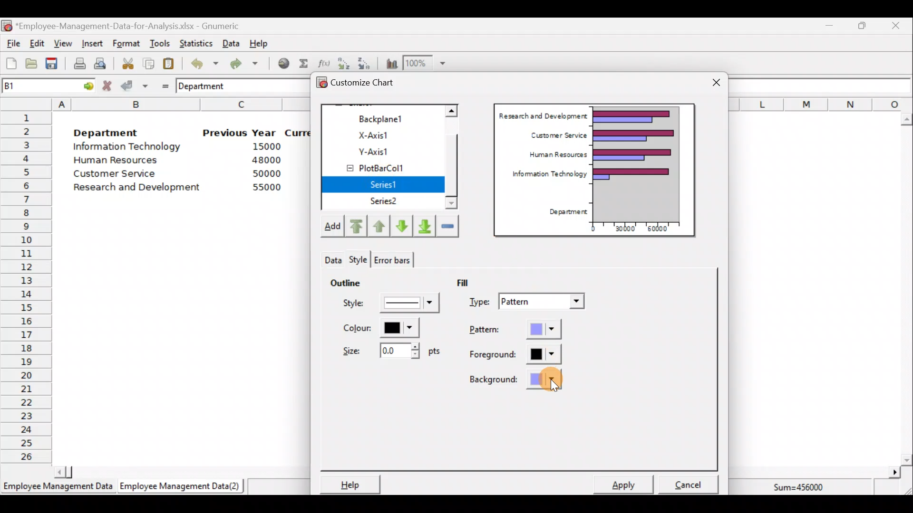 The image size is (913, 513). Describe the element at coordinates (349, 484) in the screenshot. I see `Help` at that location.